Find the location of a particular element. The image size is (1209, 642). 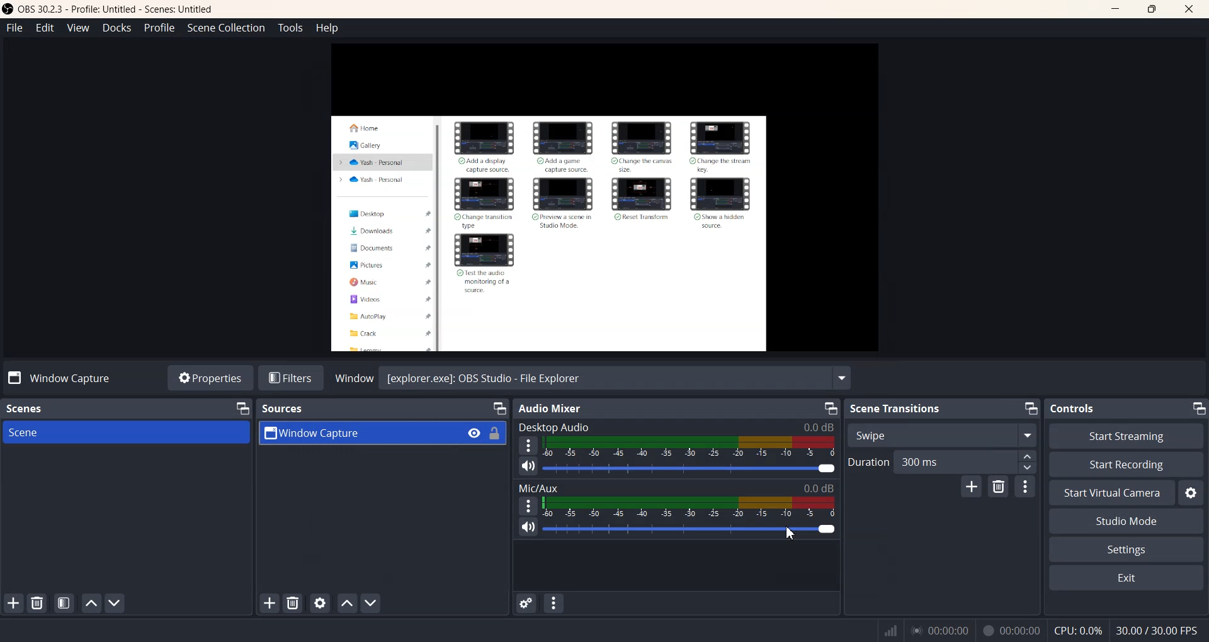

Edit is located at coordinates (46, 28).